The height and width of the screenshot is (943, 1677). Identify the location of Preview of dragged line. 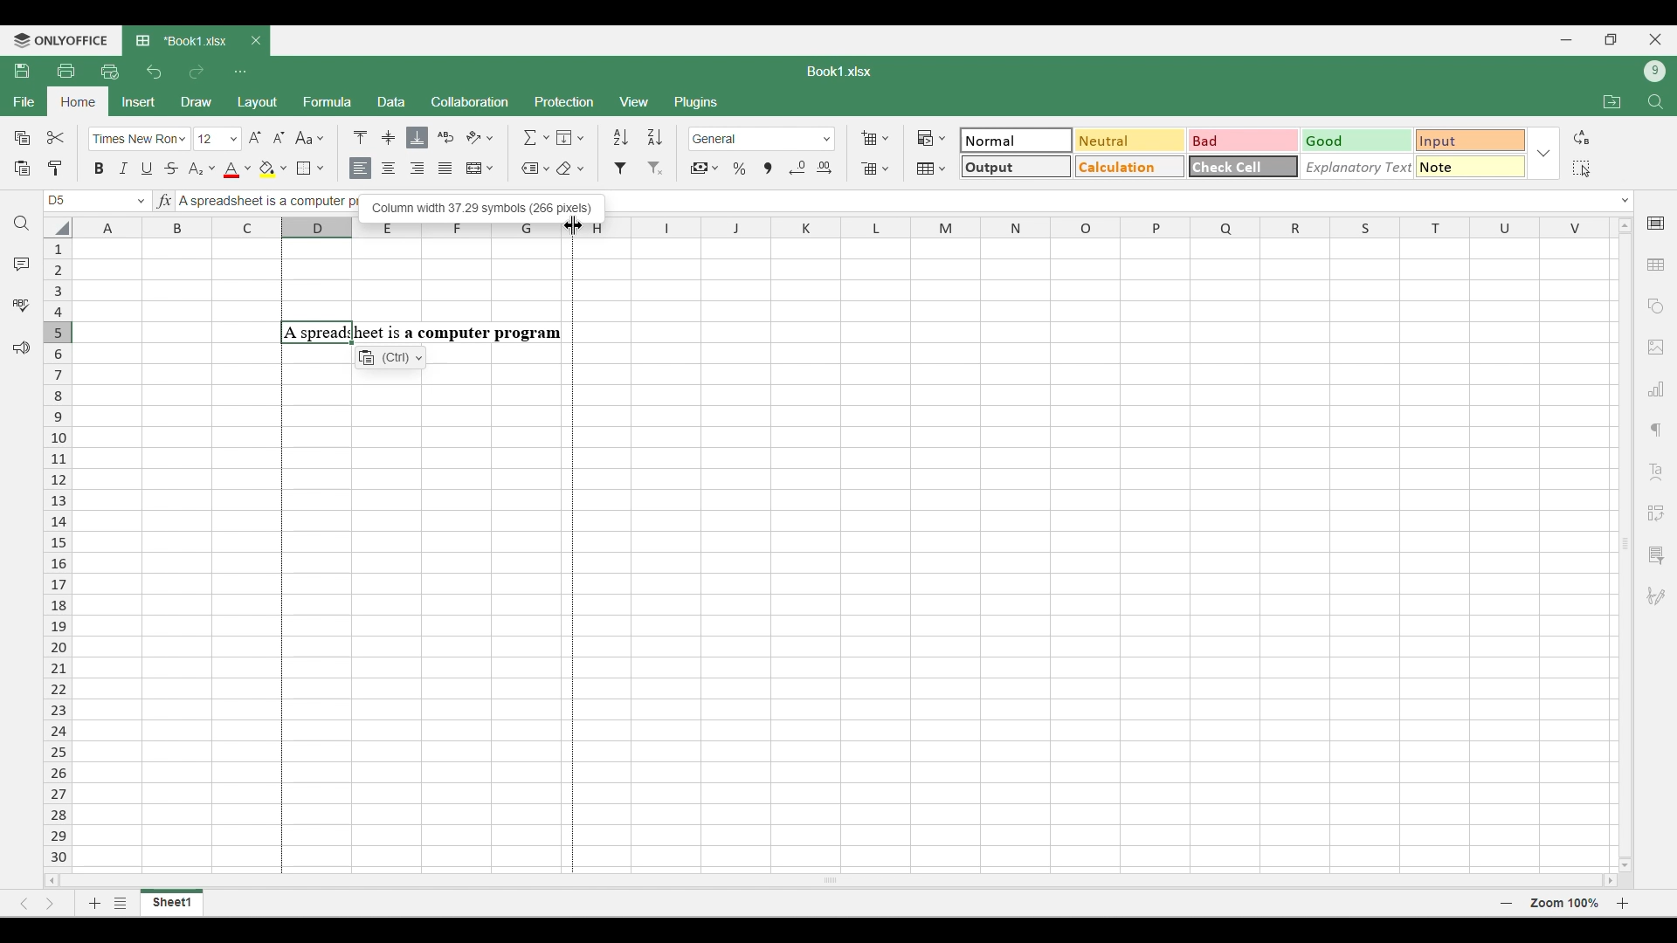
(573, 556).